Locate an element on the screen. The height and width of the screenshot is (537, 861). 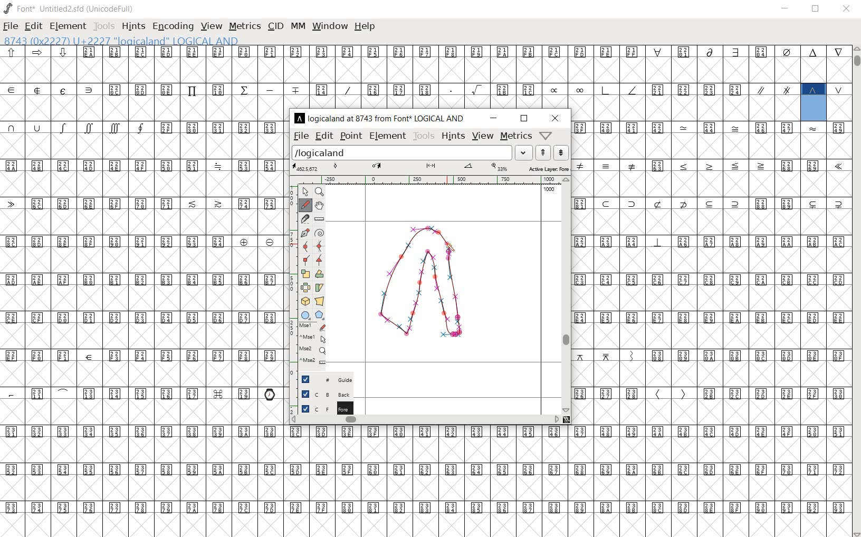
edit is located at coordinates (33, 26).